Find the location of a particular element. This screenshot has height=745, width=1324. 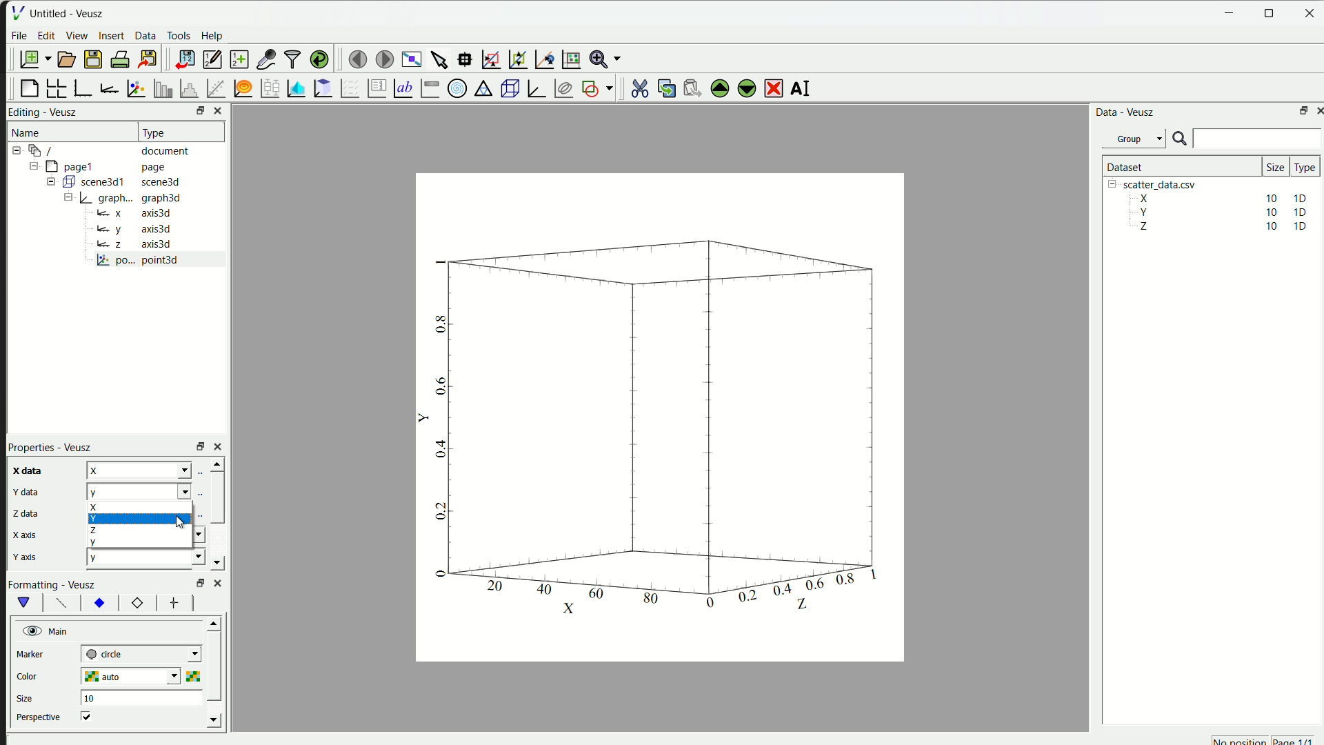

search icon is located at coordinates (1180, 139).